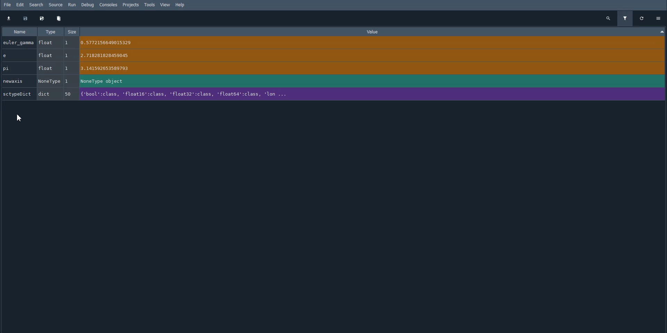  What do you see at coordinates (626, 18) in the screenshot?
I see `Filter variables` at bounding box center [626, 18].